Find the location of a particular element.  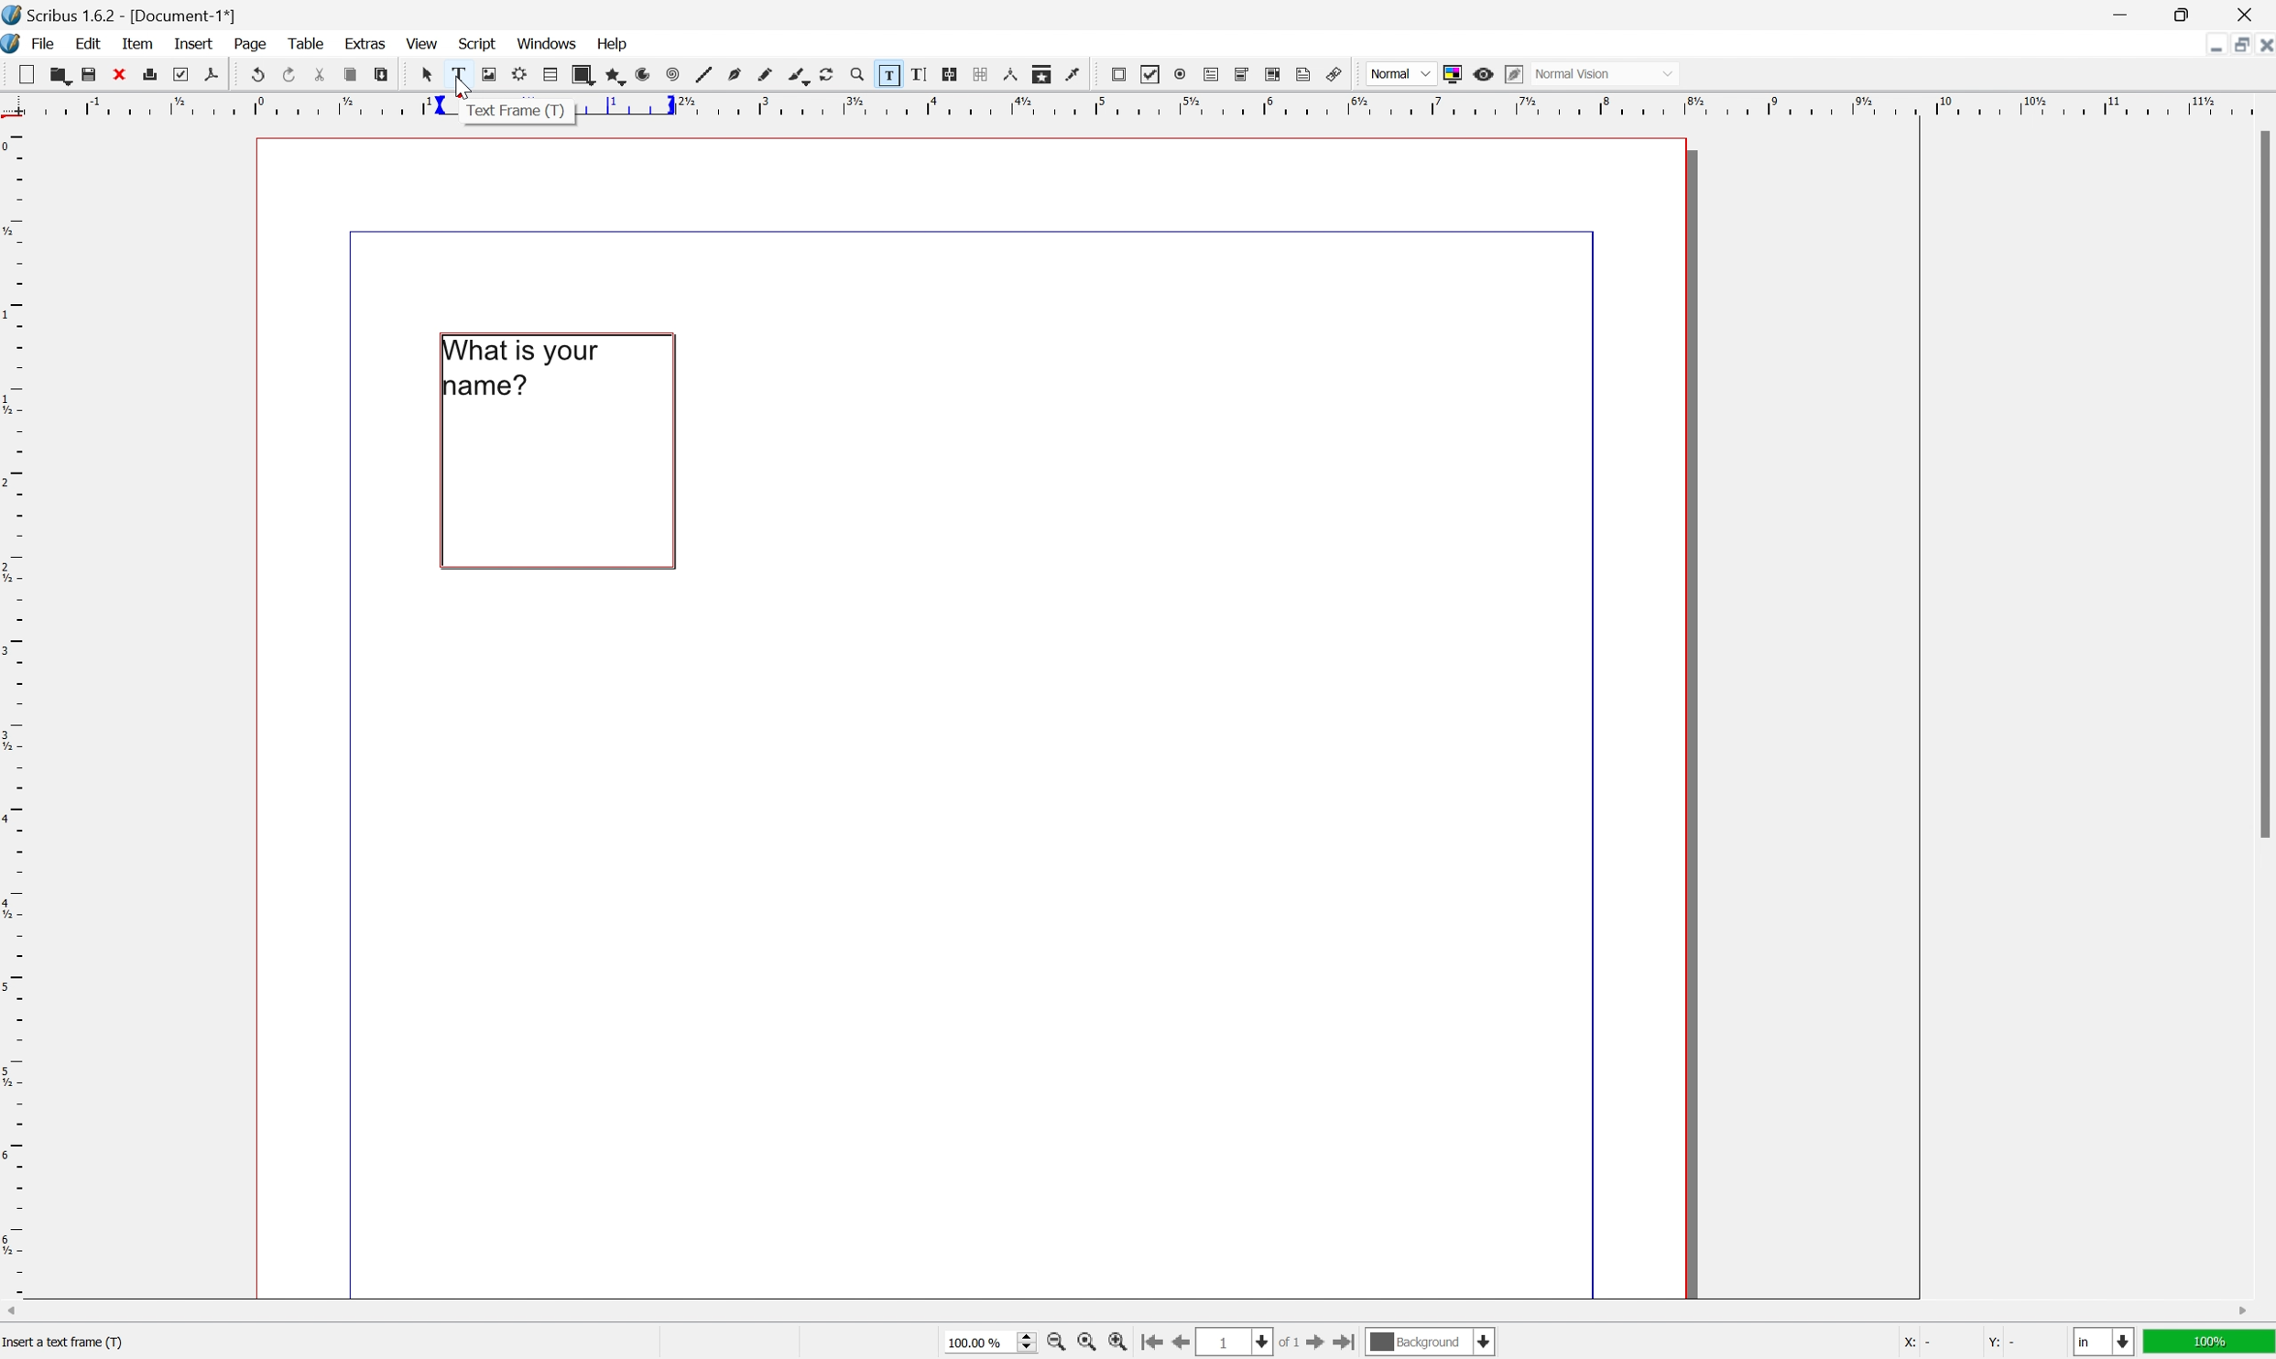

select current page is located at coordinates (1252, 1343).